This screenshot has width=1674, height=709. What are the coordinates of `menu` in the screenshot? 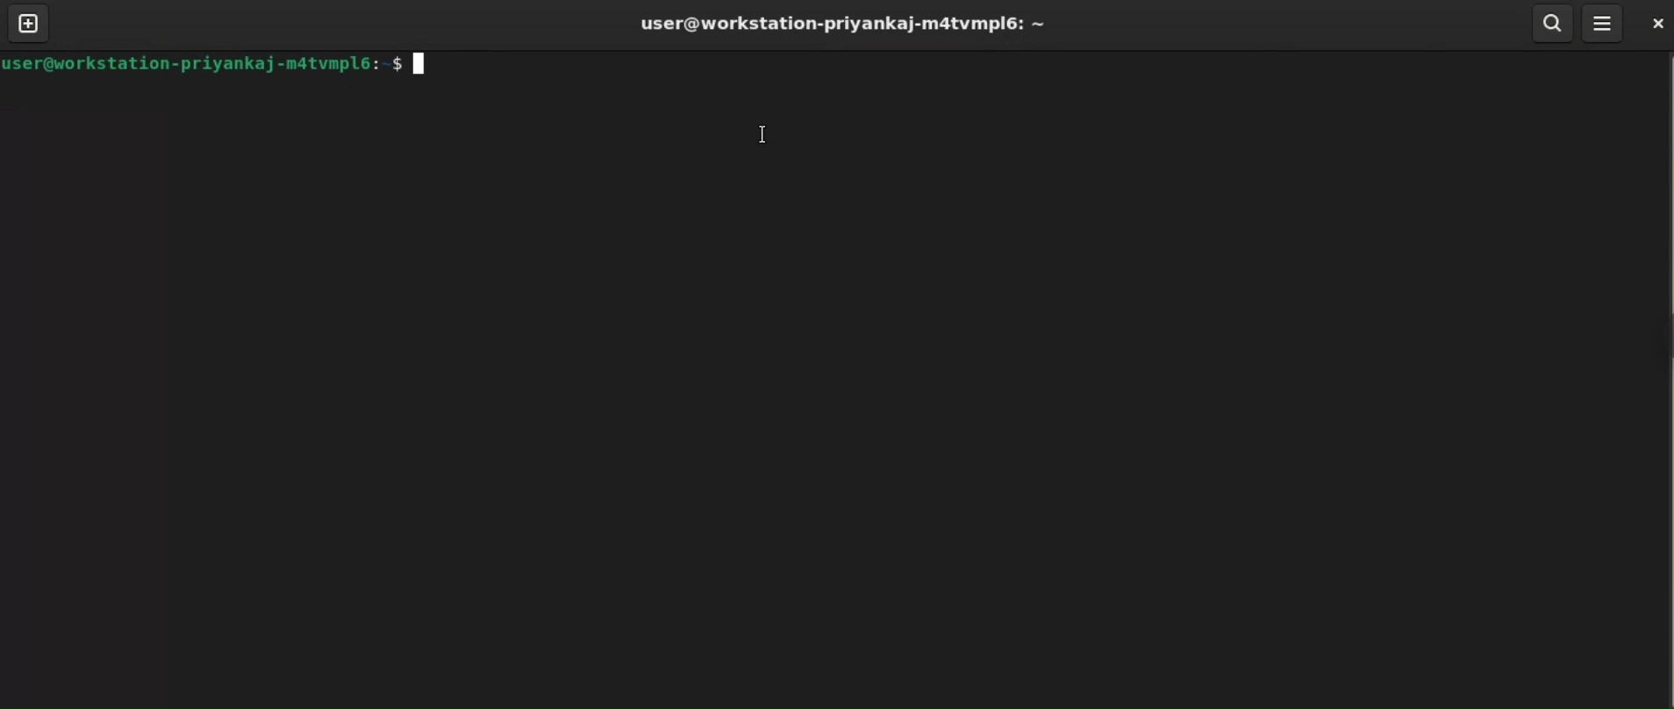 It's located at (1601, 22).